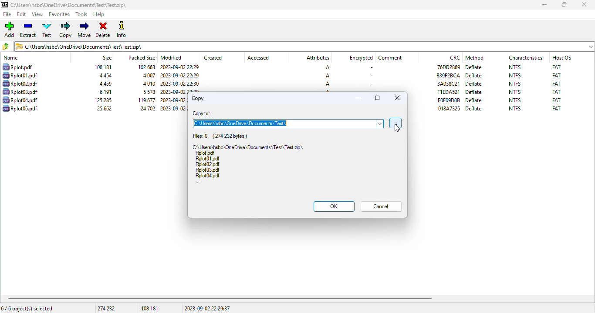 This screenshot has height=313, width=595. I want to click on deflate, so click(474, 76).